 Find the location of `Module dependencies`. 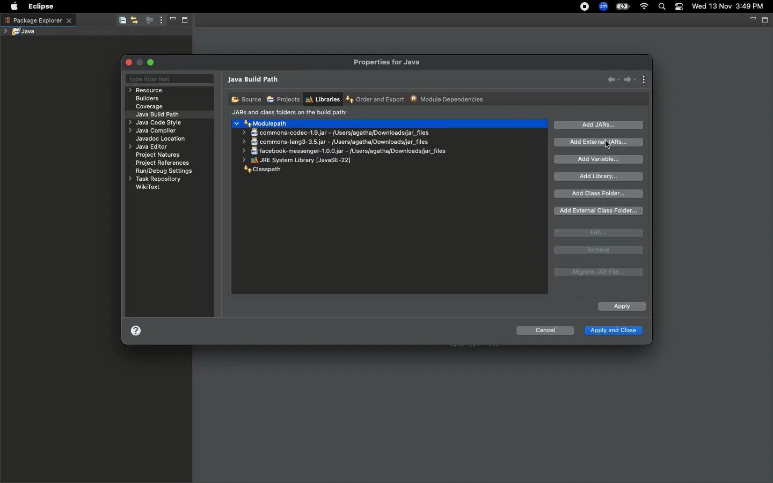

Module dependencies is located at coordinates (448, 99).